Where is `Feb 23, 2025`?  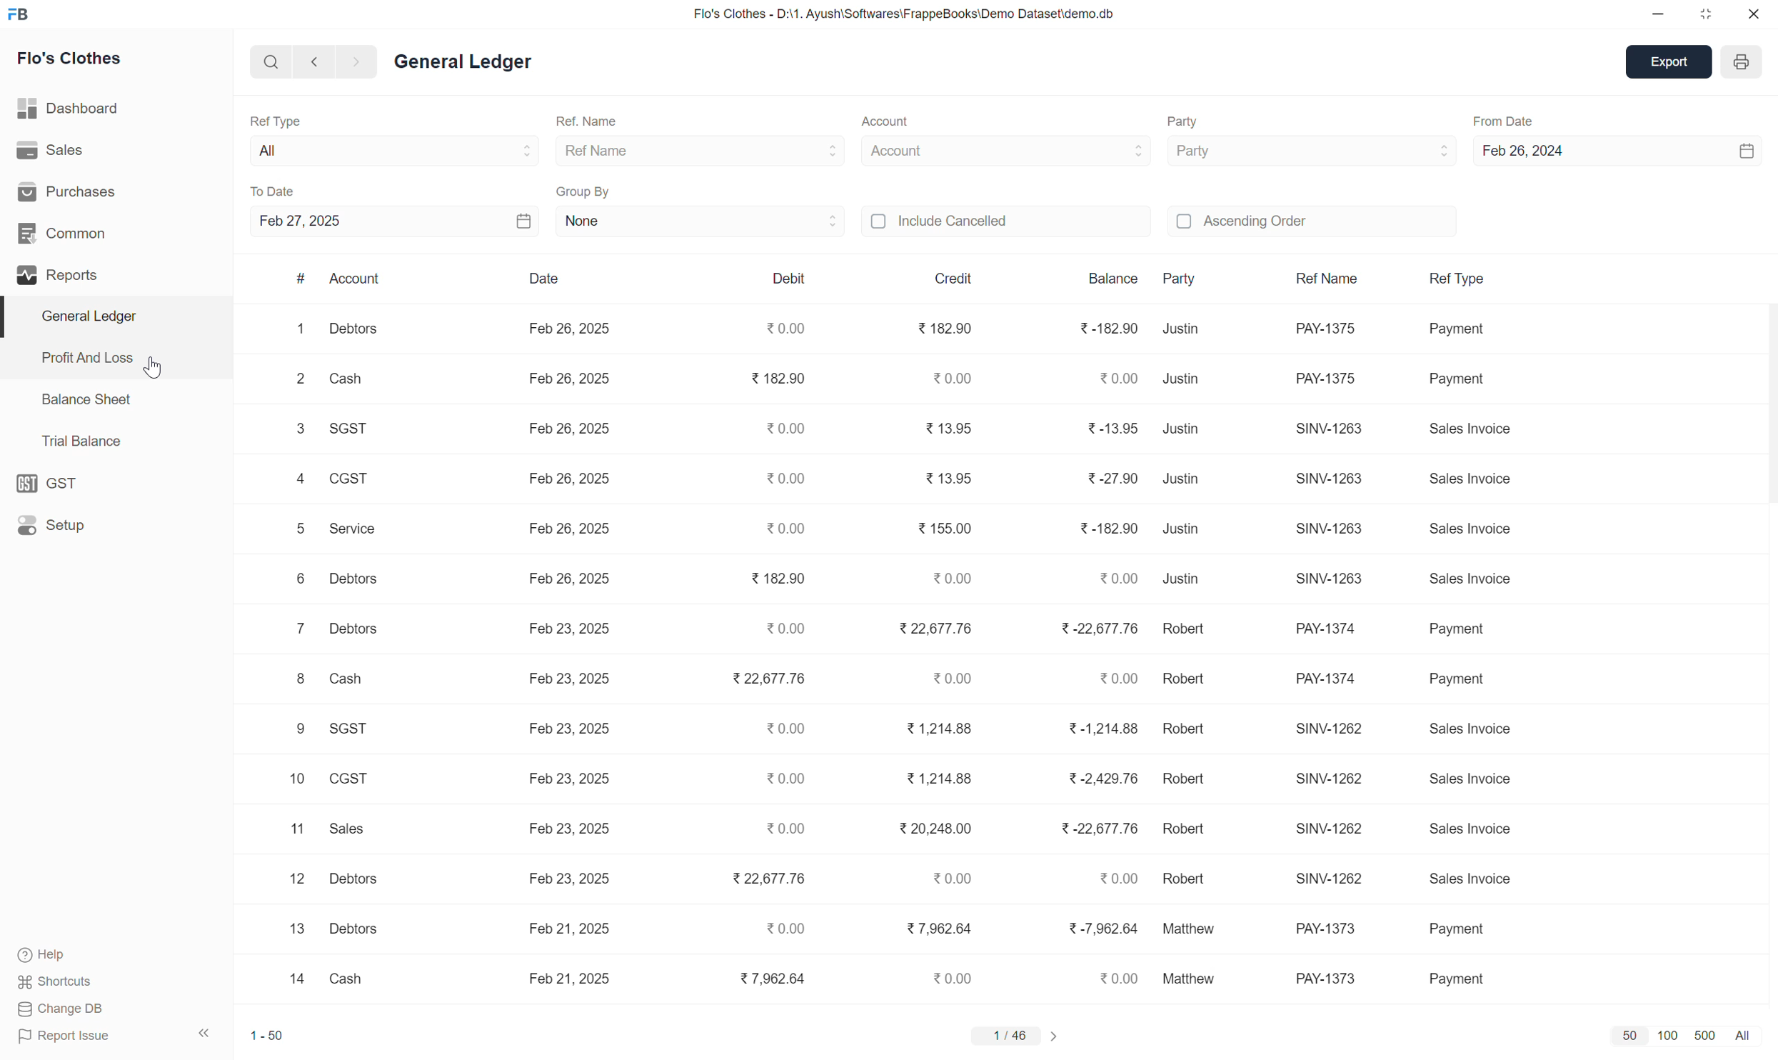
Feb 23, 2025 is located at coordinates (569, 629).